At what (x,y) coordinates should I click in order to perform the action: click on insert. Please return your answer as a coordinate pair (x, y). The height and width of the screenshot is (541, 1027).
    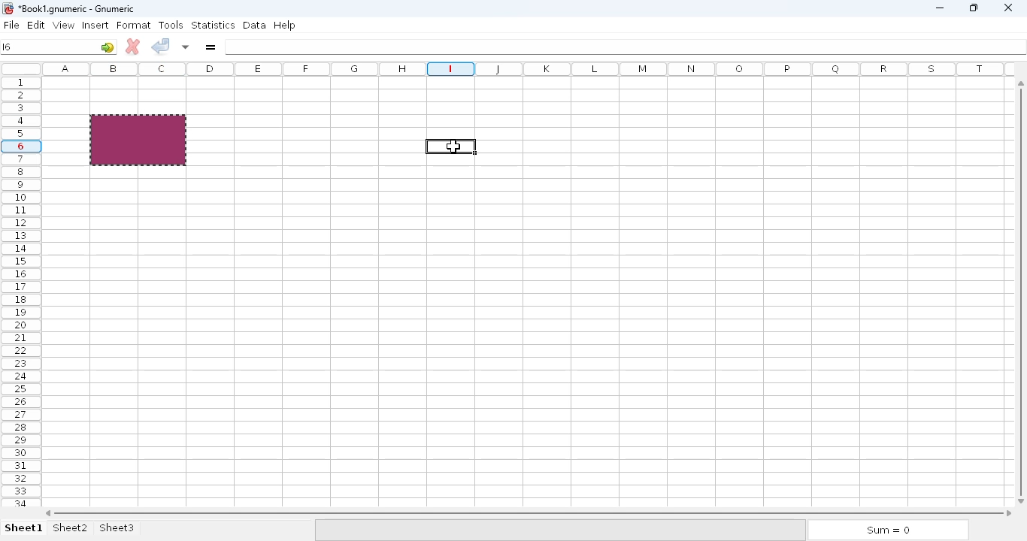
    Looking at the image, I should click on (95, 25).